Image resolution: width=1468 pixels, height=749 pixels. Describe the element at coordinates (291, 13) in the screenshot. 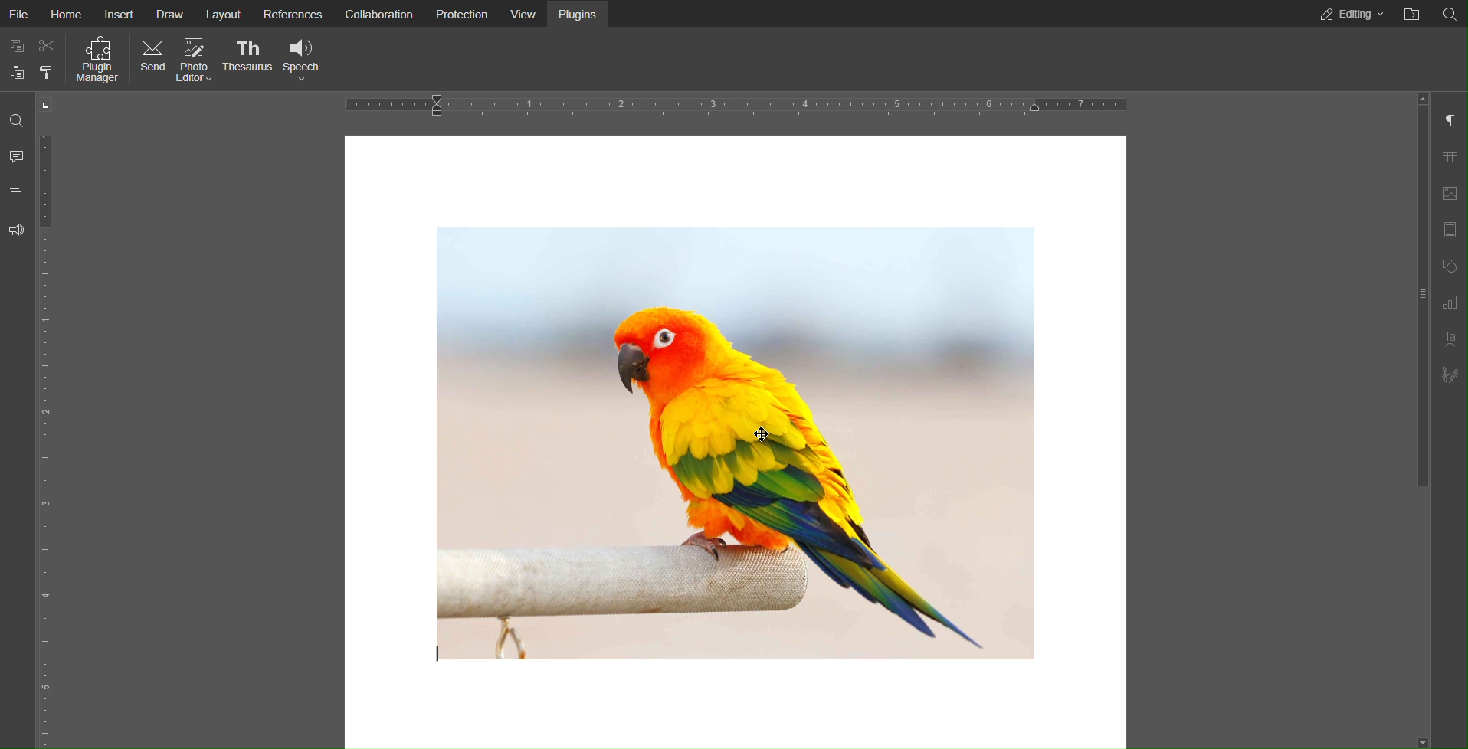

I see `References` at that location.